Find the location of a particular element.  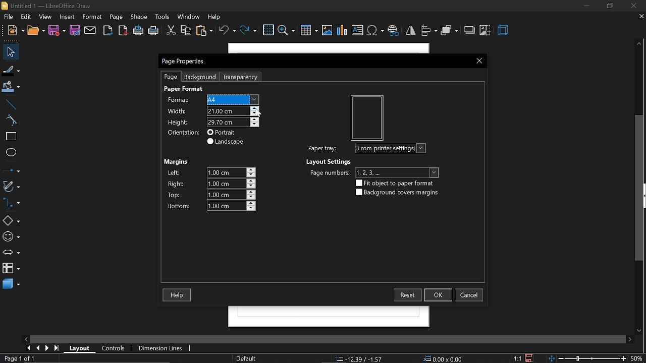

Margines is located at coordinates (175, 161).